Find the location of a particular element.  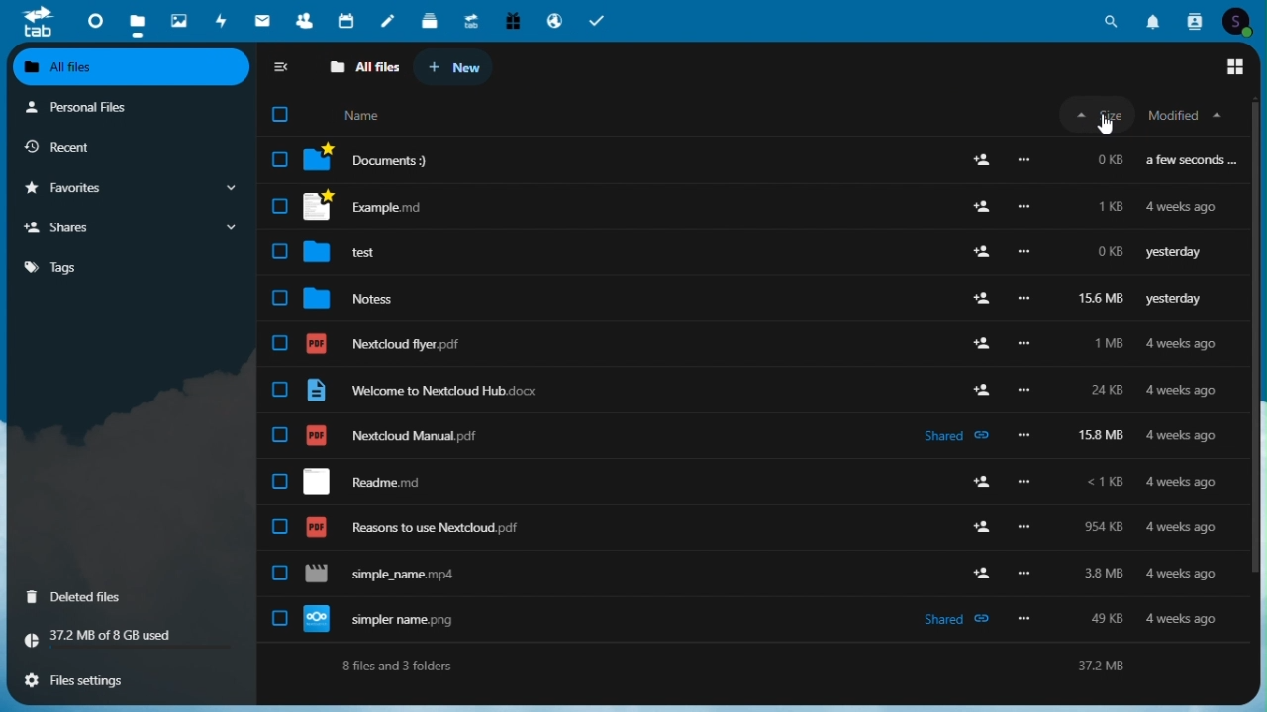

simpler name png is located at coordinates (755, 621).